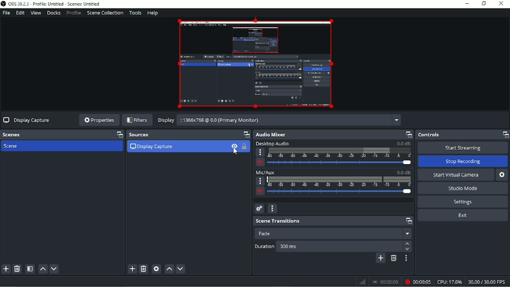 The image size is (510, 287). What do you see at coordinates (333, 134) in the screenshot?
I see `Audio mixer` at bounding box center [333, 134].